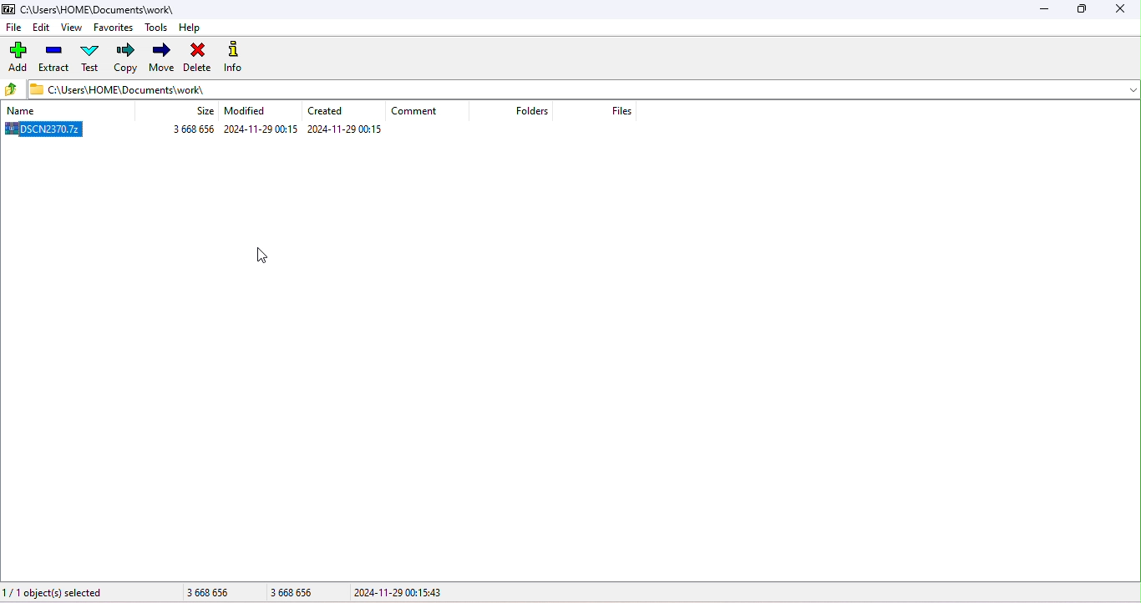 This screenshot has height=603, width=1141. I want to click on file path, so click(137, 91).